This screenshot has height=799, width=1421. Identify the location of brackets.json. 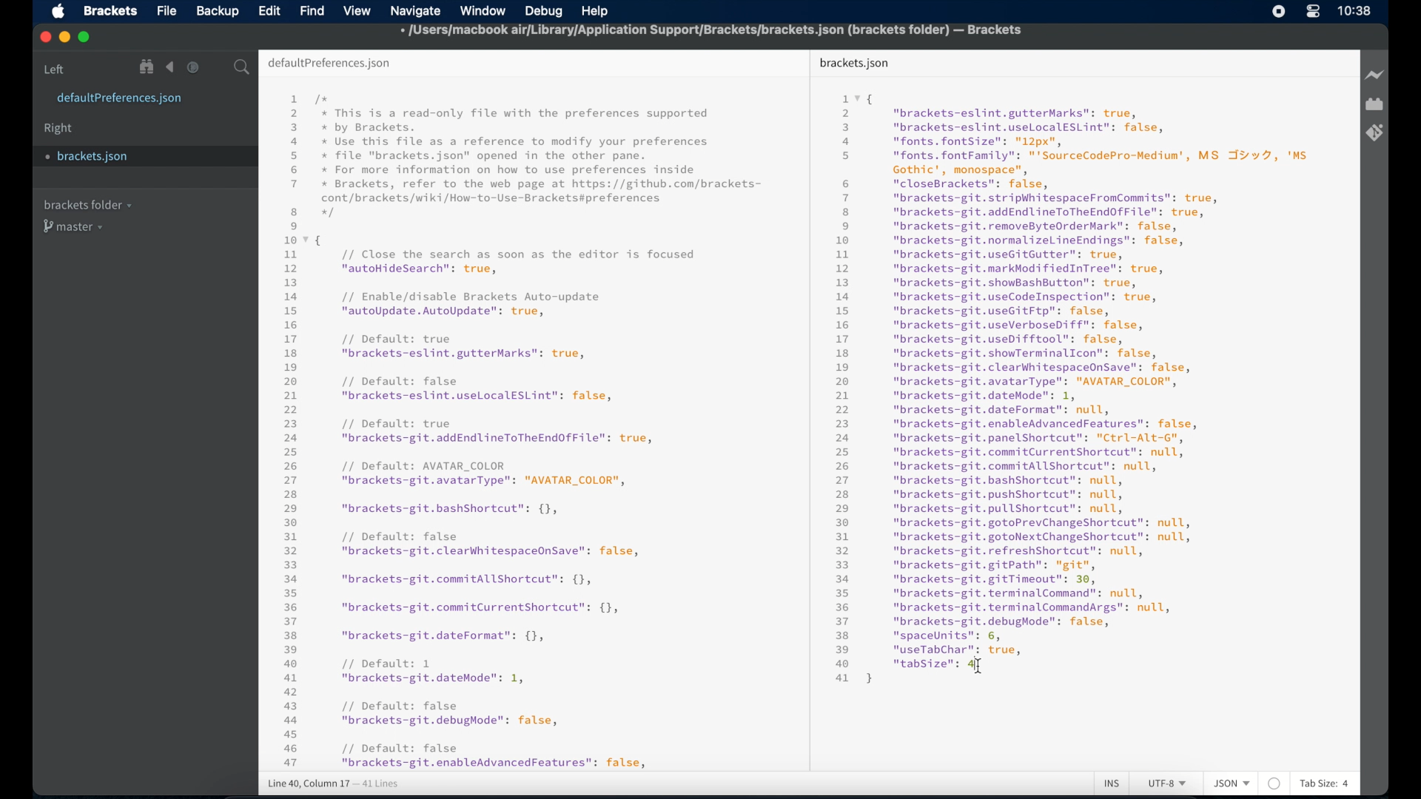
(94, 157).